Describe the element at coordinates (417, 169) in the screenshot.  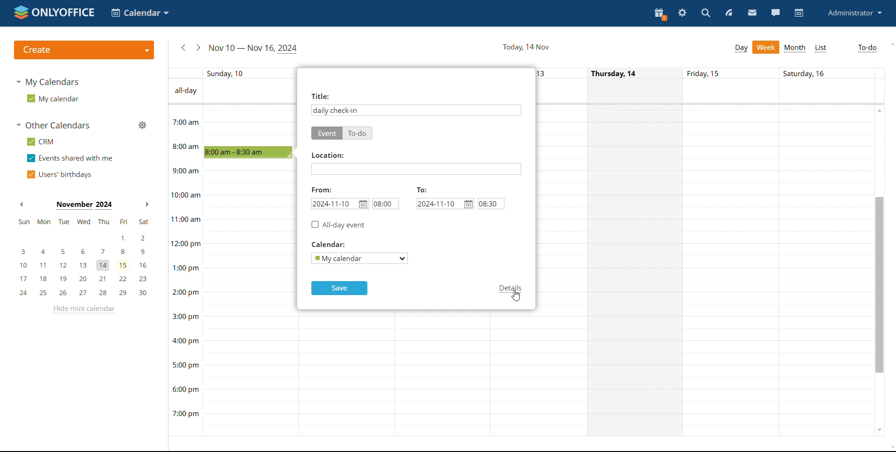
I see `add location` at that location.